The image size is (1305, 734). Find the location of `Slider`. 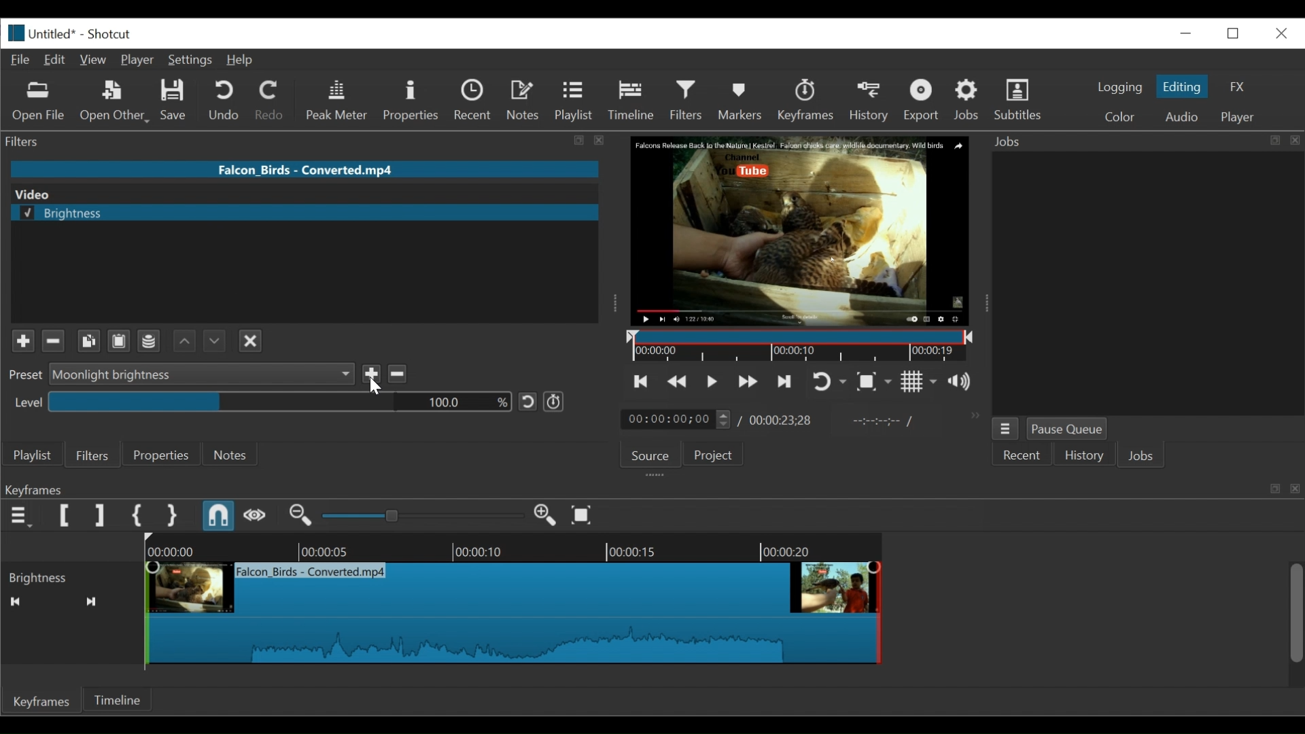

Slider is located at coordinates (1292, 611).